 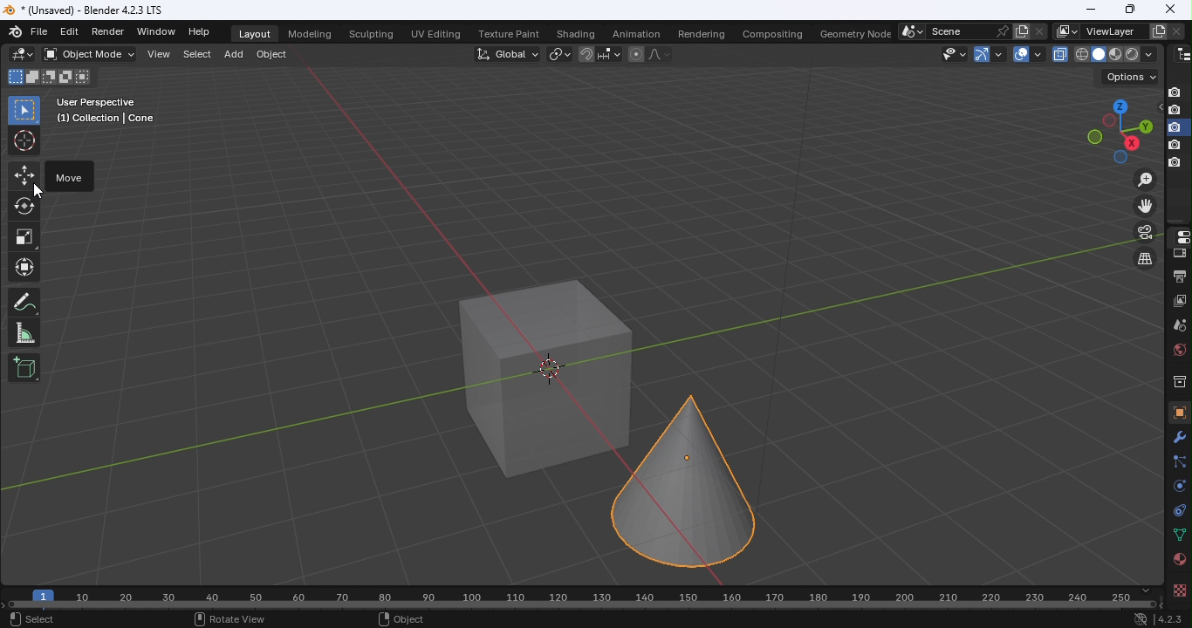 I want to click on Mode, so click(x=49, y=77).